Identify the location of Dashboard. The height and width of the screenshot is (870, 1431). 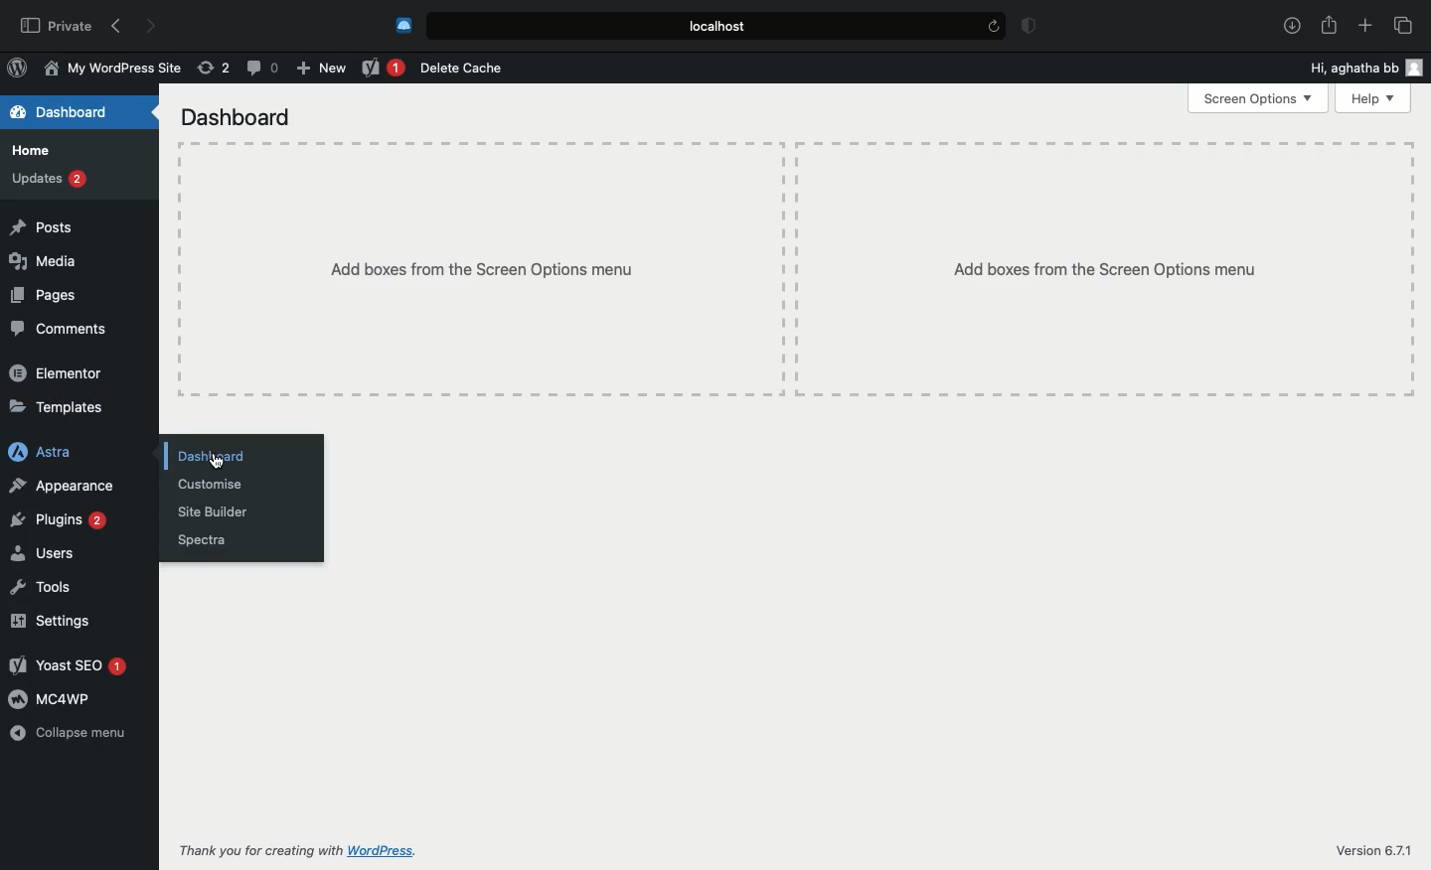
(64, 113).